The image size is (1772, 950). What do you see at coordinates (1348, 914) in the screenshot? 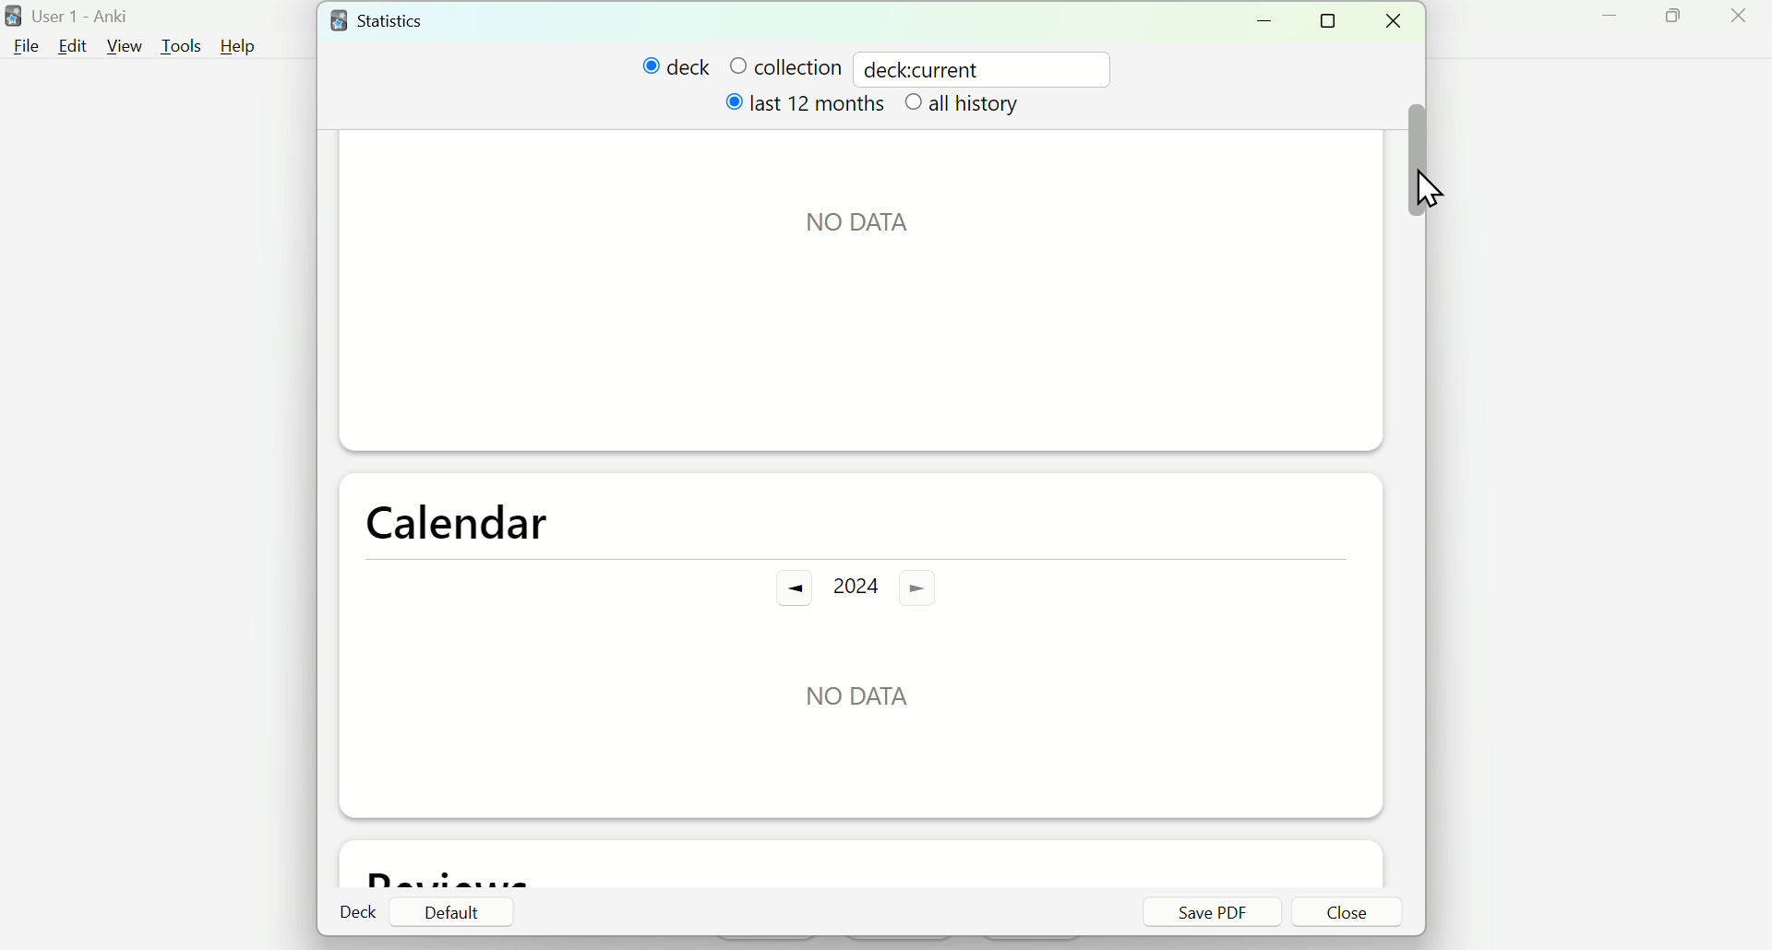
I see `Close` at bounding box center [1348, 914].